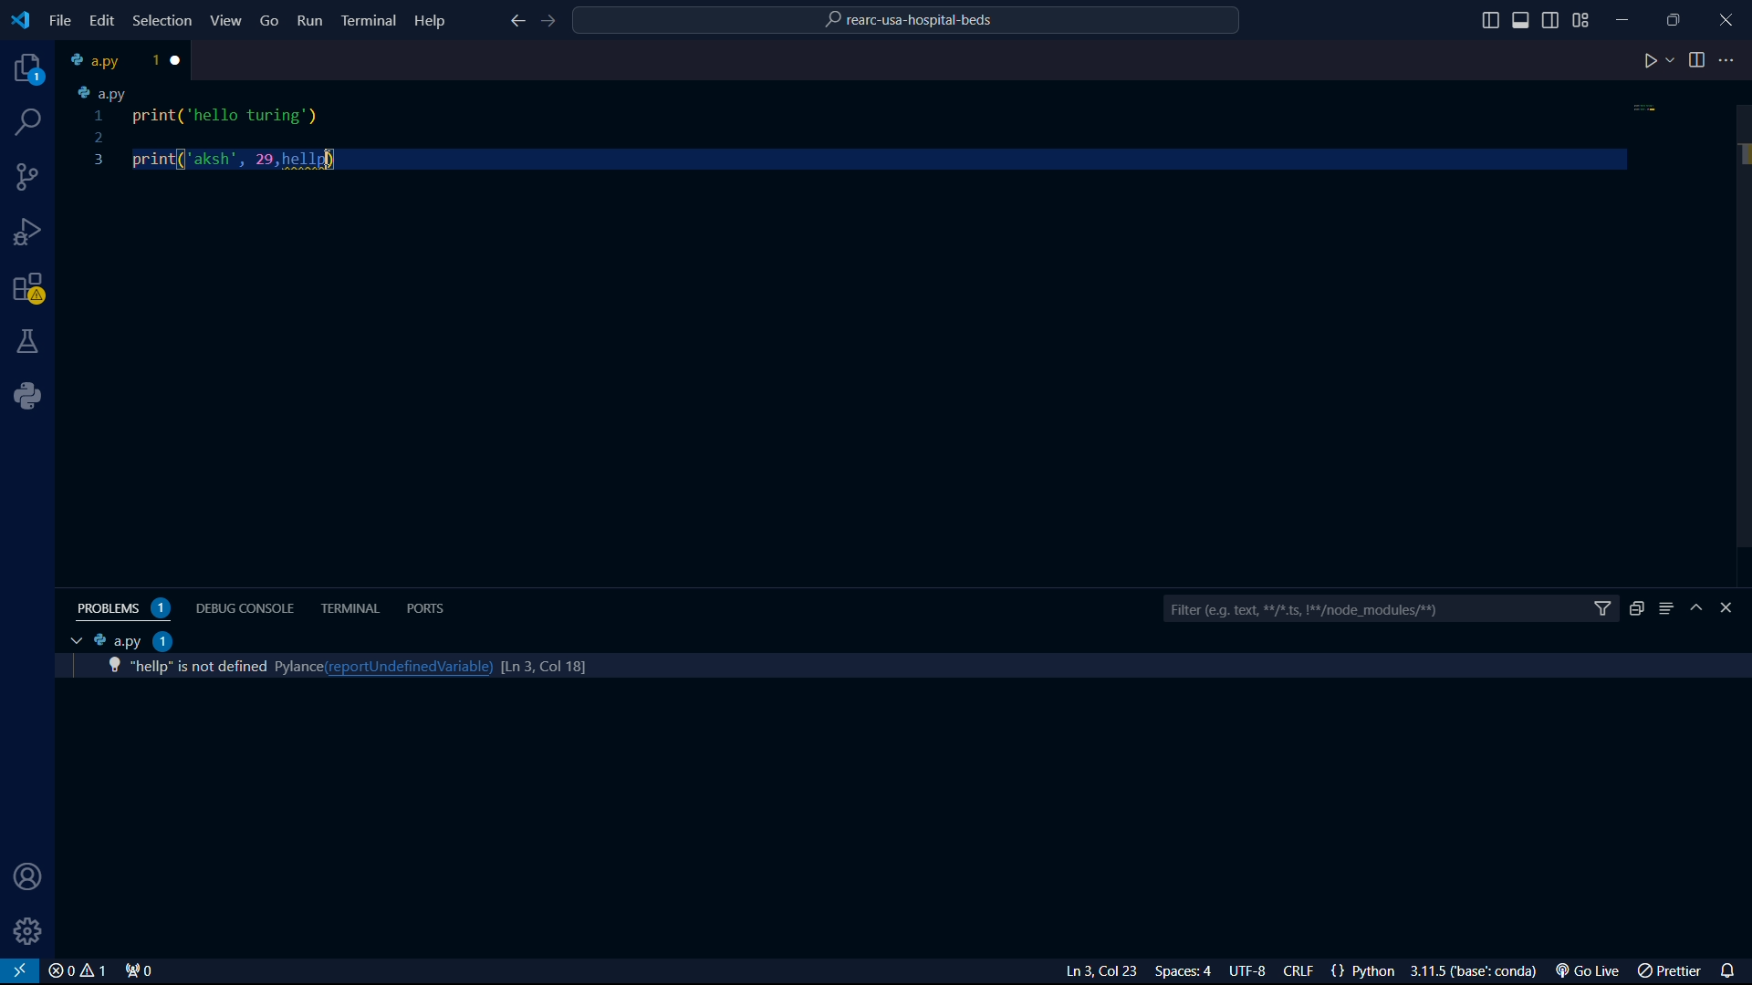  Describe the element at coordinates (908, 23) in the screenshot. I see `rearc-usa-hospital-beds` at that location.